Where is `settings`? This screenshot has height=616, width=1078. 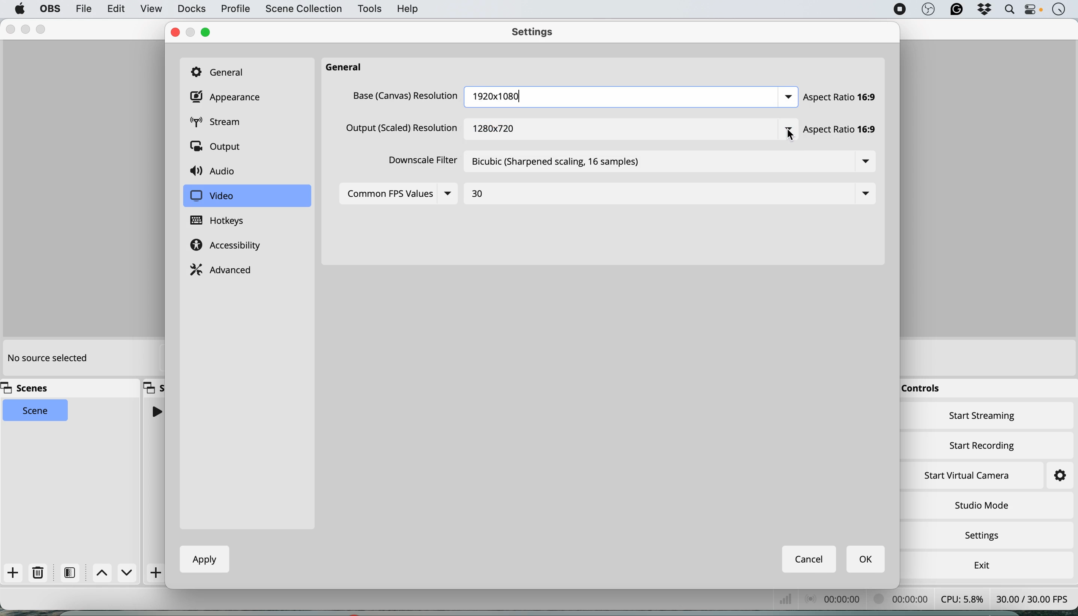
settings is located at coordinates (985, 536).